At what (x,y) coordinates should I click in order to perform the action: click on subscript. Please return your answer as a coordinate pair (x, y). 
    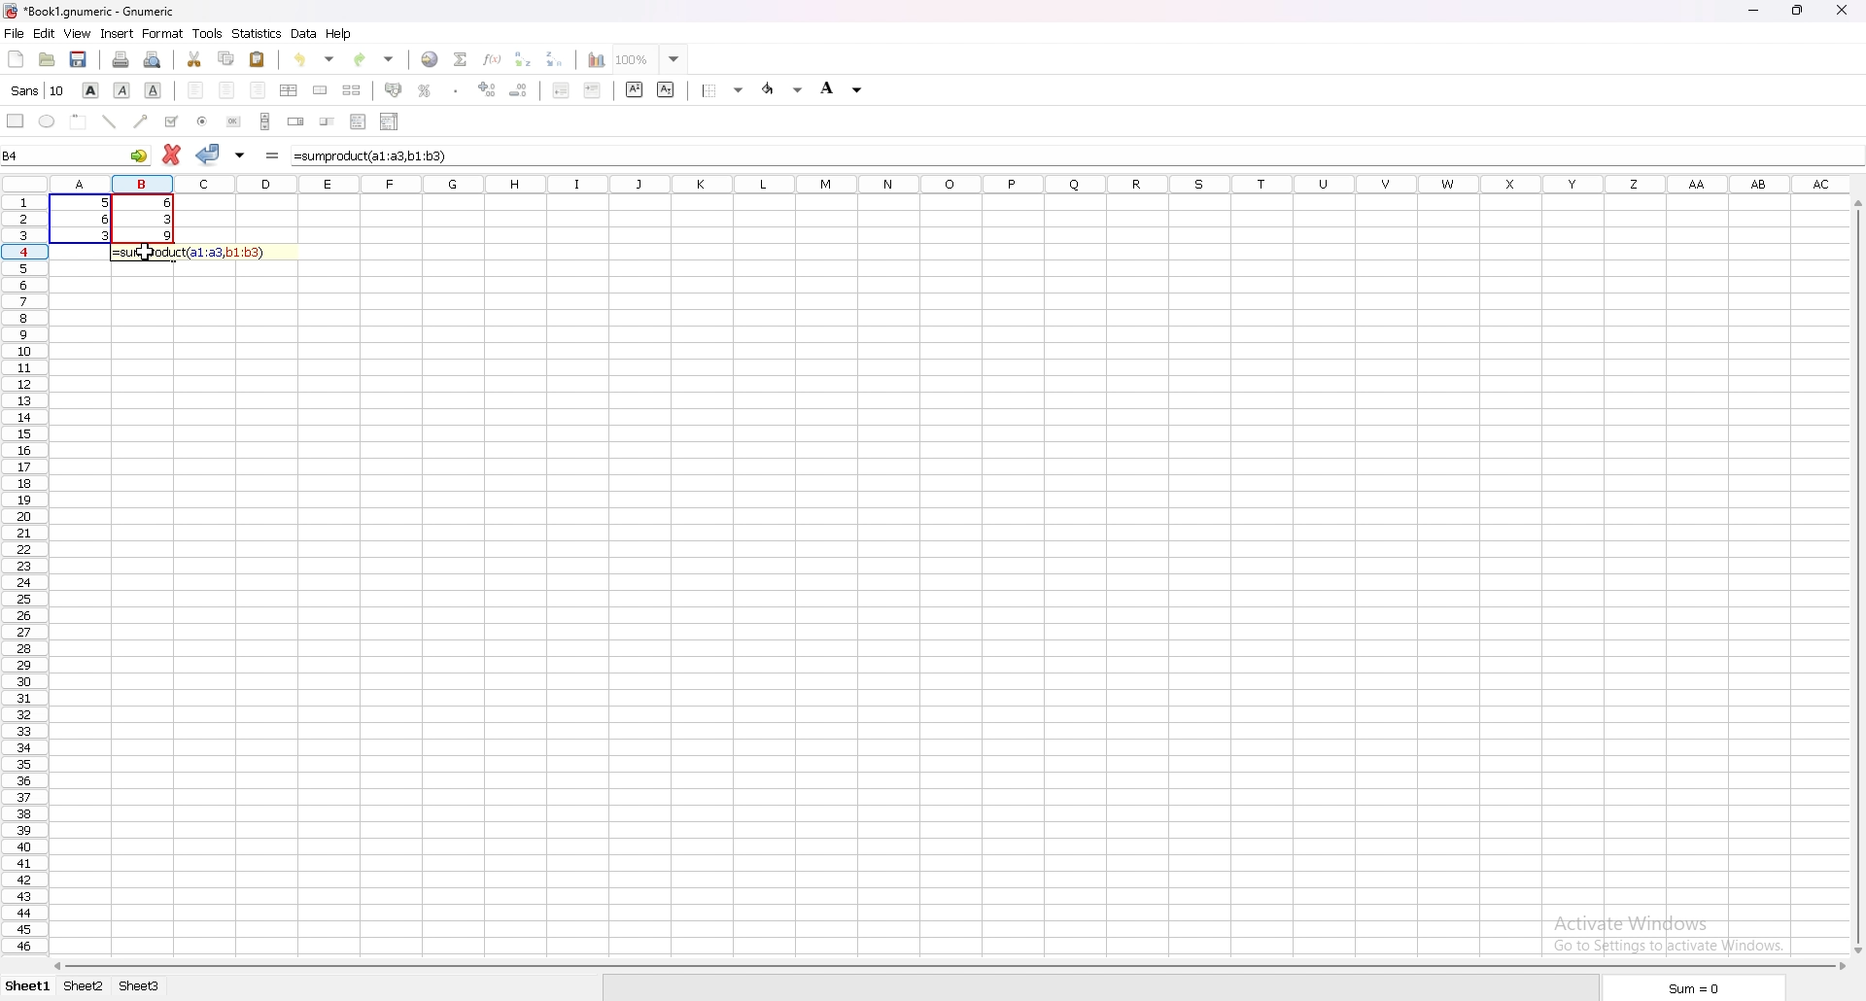
    Looking at the image, I should click on (666, 89).